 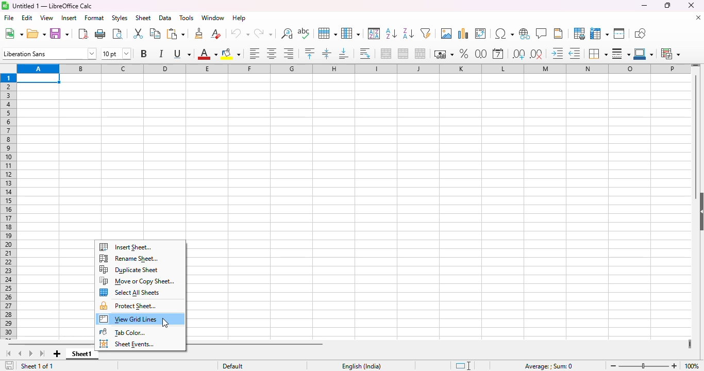 I want to click on insert, so click(x=69, y=18).